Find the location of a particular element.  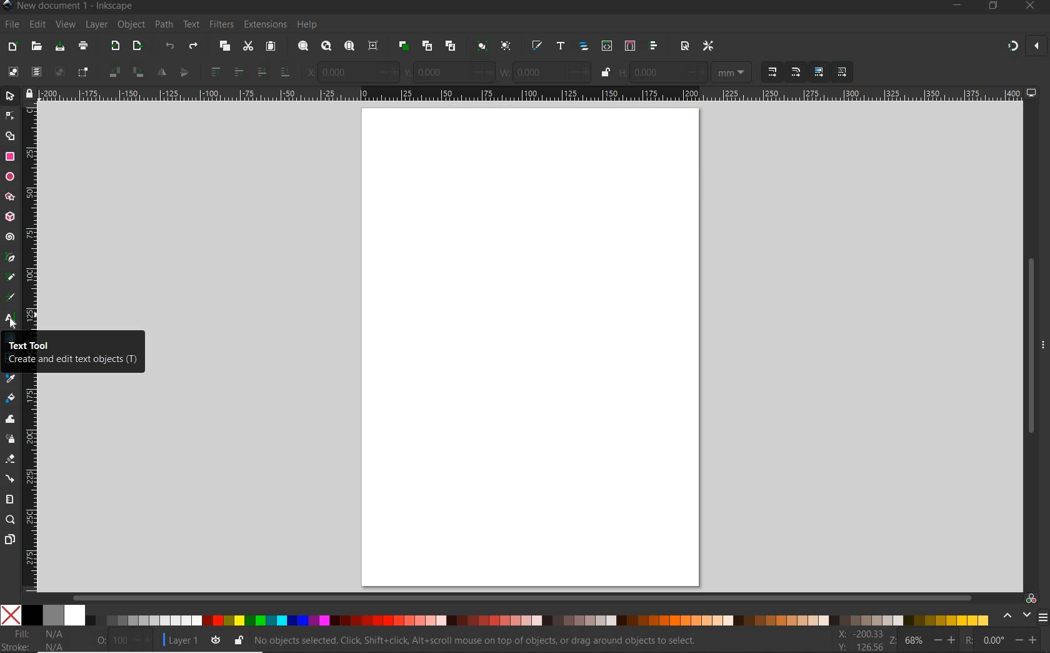

cut is located at coordinates (247, 46).